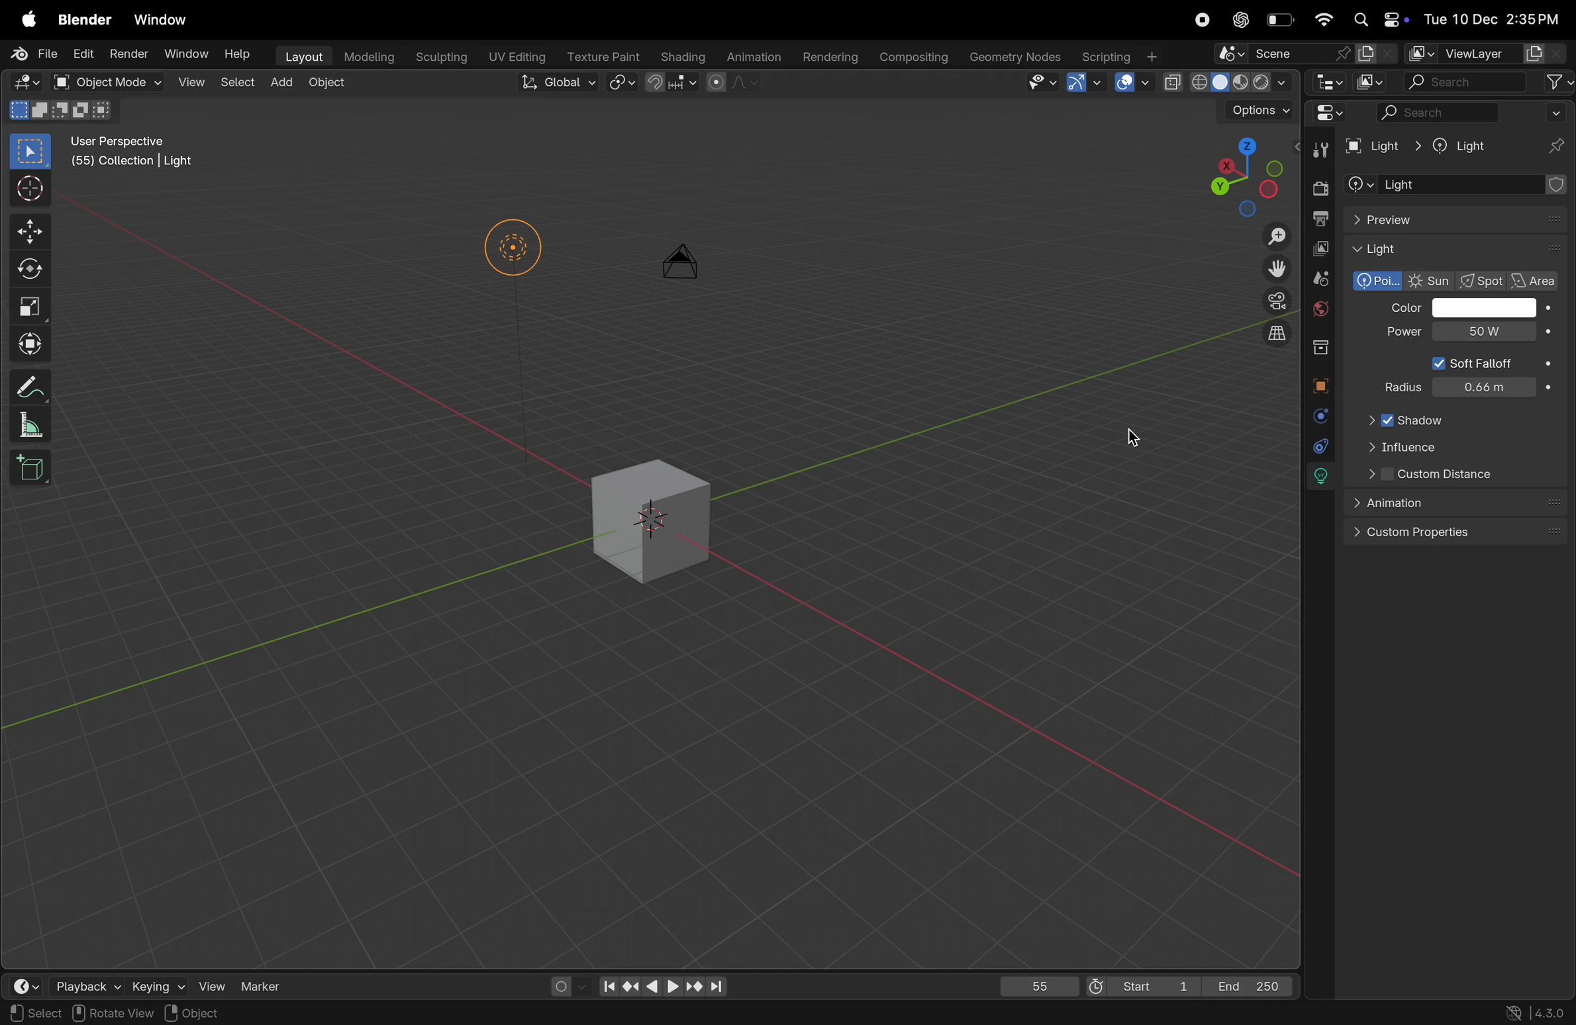 The width and height of the screenshot is (1576, 1025). Describe the element at coordinates (654, 514) in the screenshot. I see `3d cube` at that location.